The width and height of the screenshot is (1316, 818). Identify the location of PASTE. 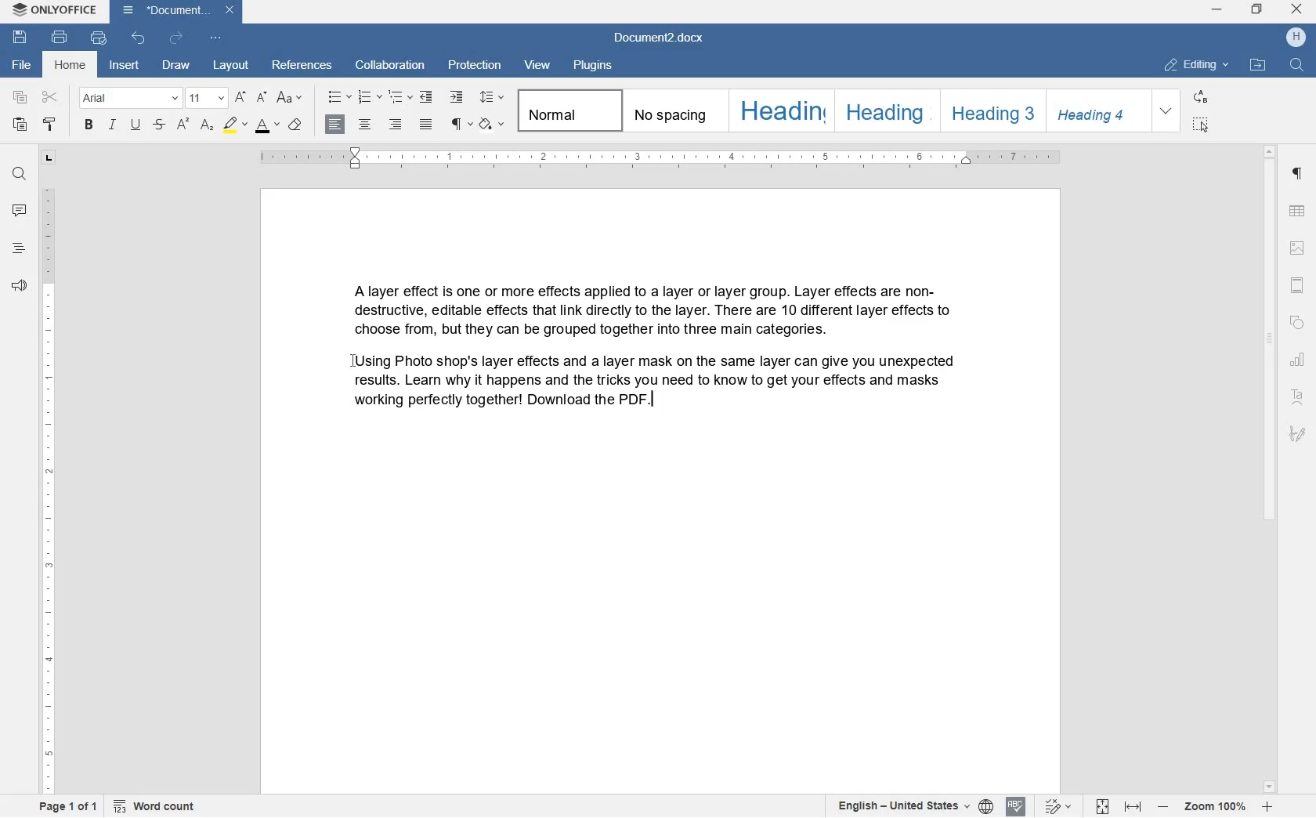
(22, 126).